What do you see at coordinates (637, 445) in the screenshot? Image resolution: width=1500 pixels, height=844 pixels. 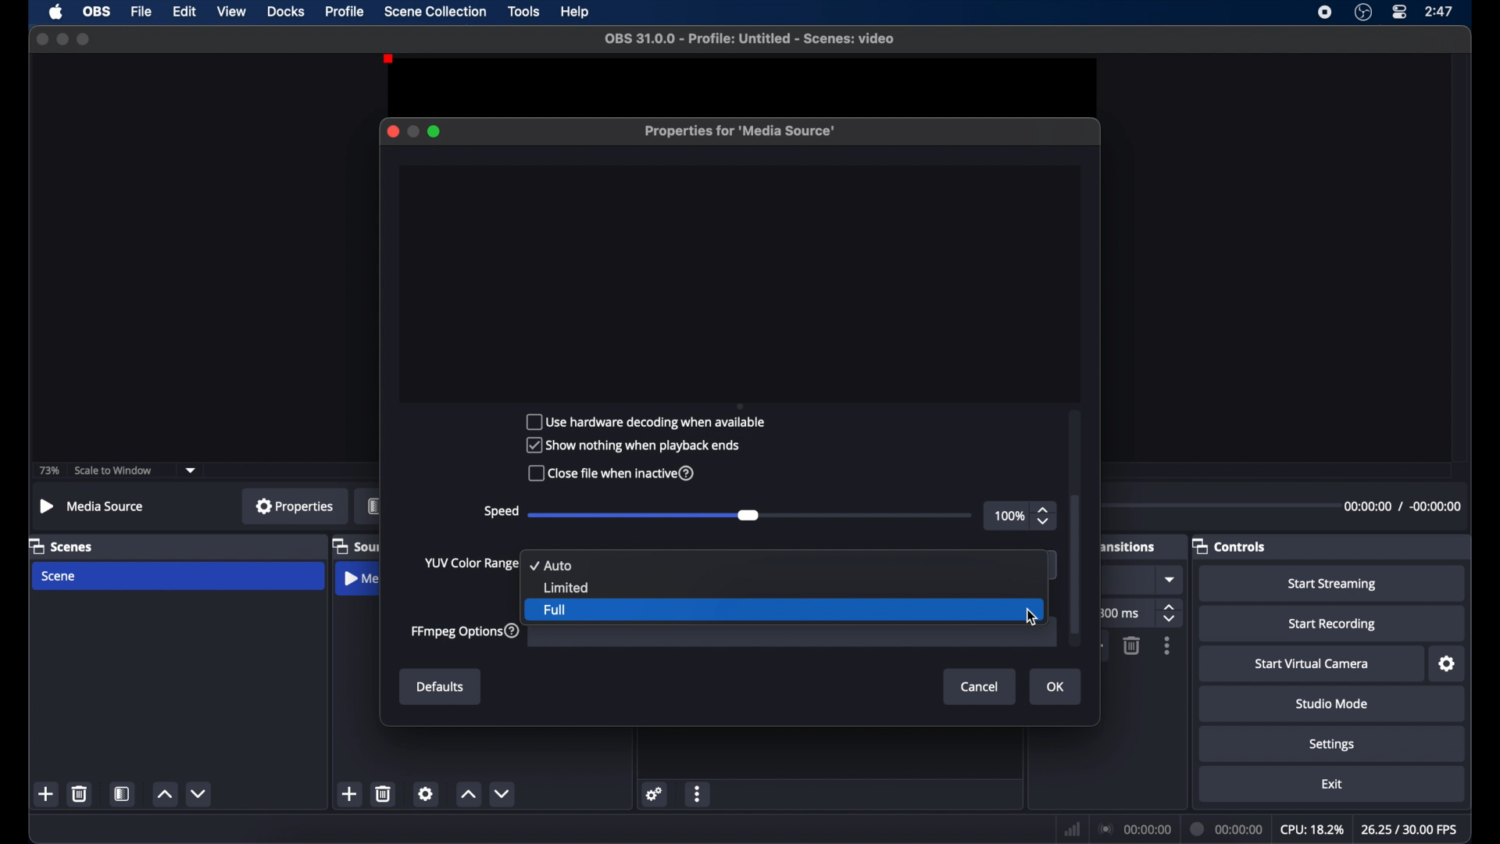 I see `Show nothing when playback ends` at bounding box center [637, 445].